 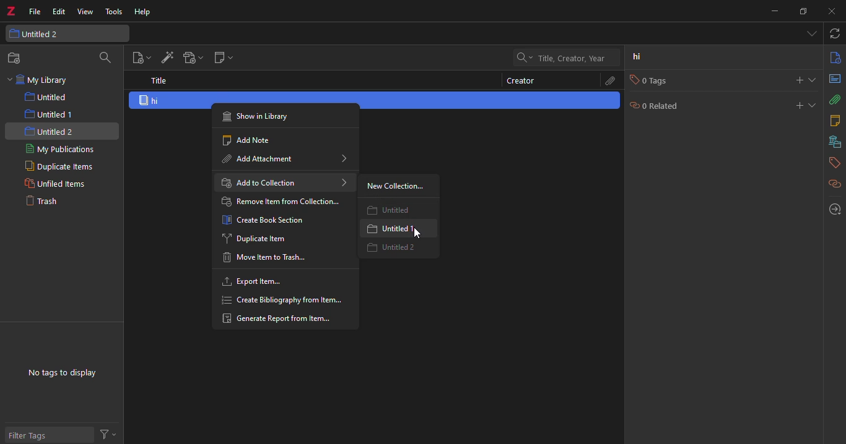 I want to click on add, so click(x=795, y=79).